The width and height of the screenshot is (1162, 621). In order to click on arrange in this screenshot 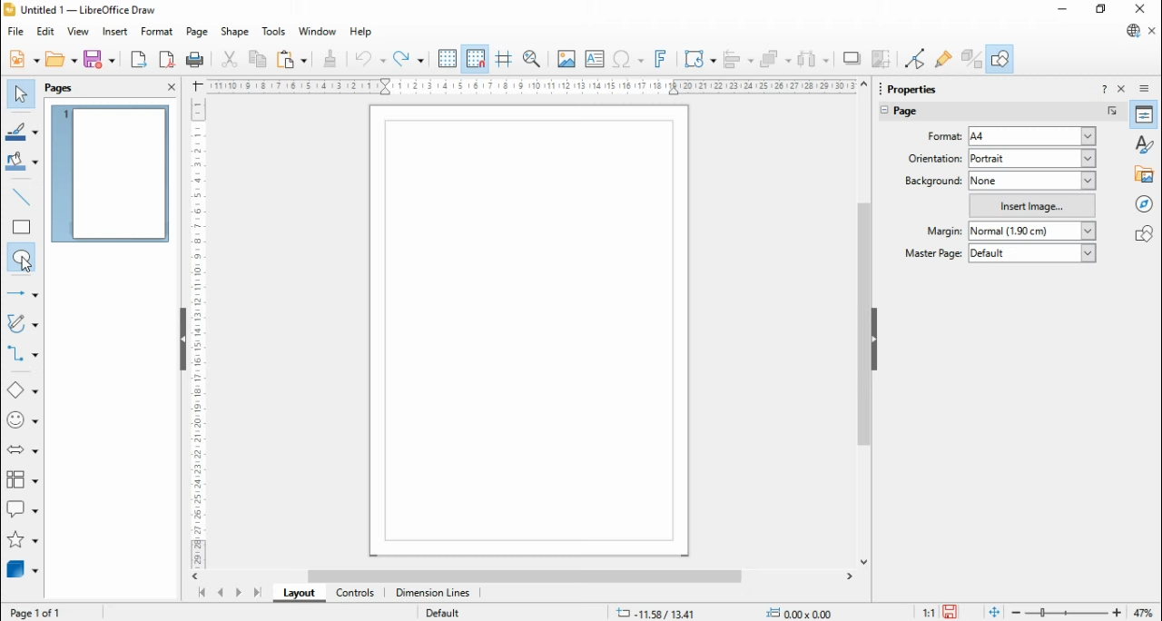, I will do `click(776, 59)`.